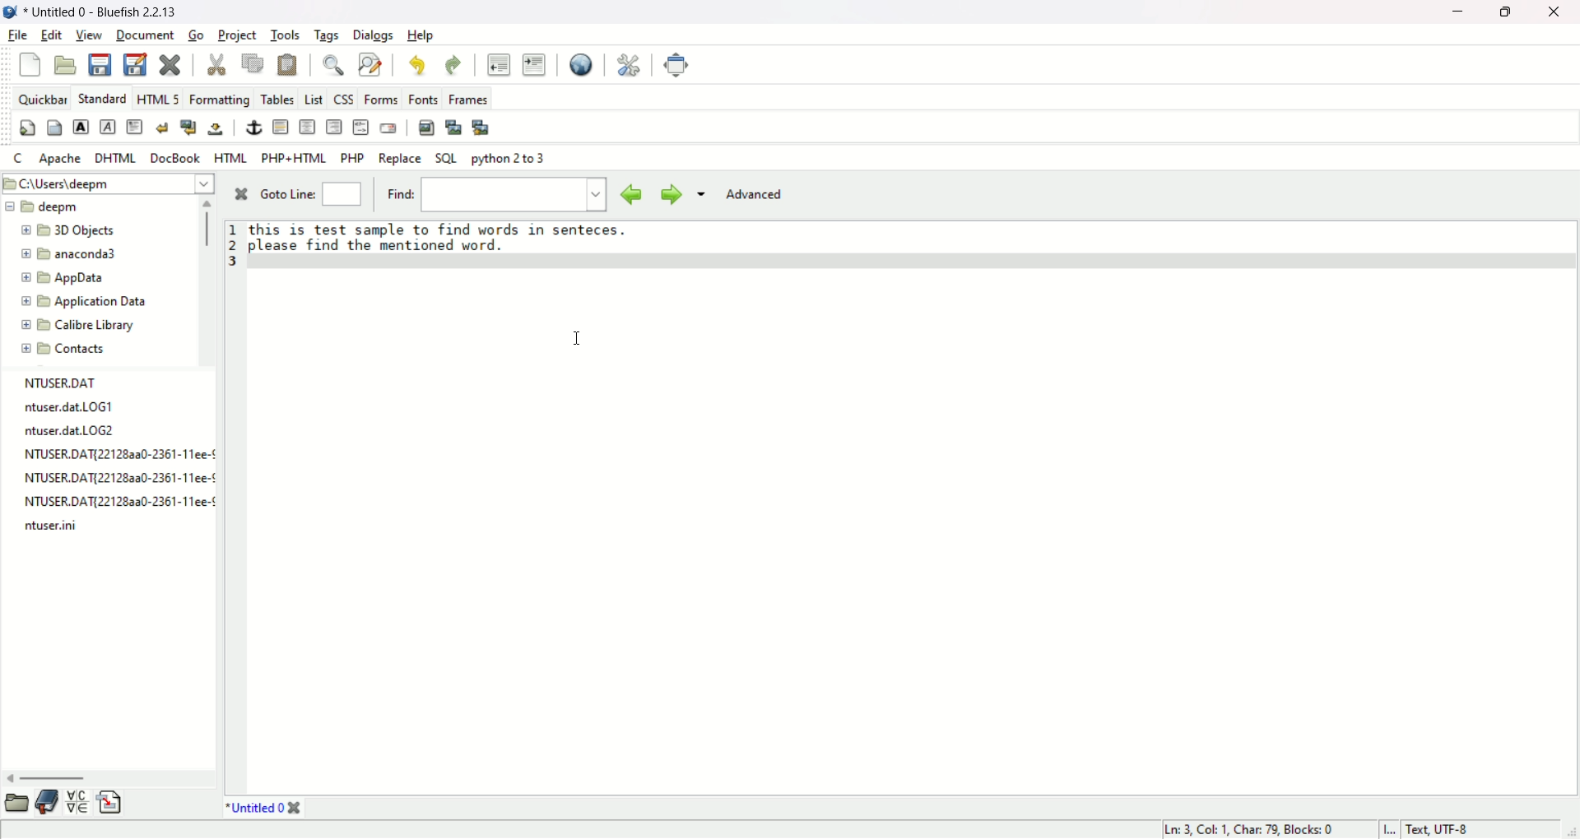  I want to click on document, so click(146, 35).